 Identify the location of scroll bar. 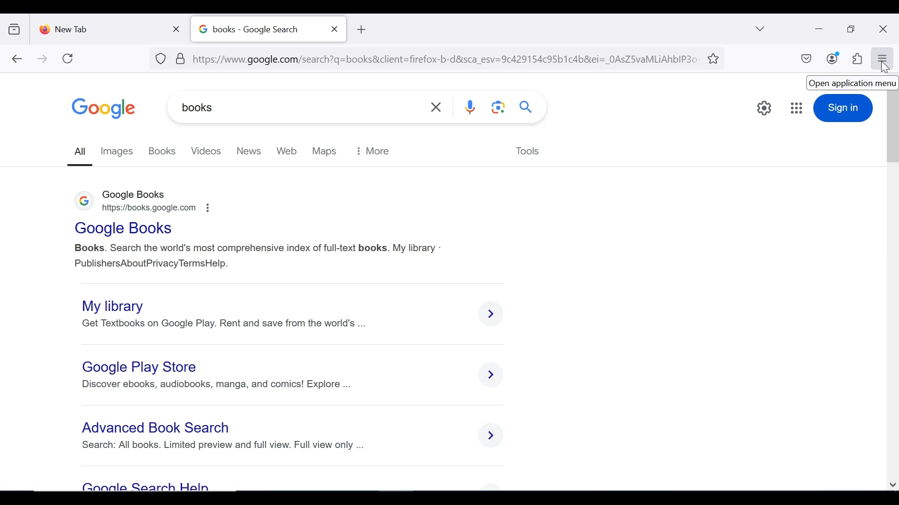
(891, 292).